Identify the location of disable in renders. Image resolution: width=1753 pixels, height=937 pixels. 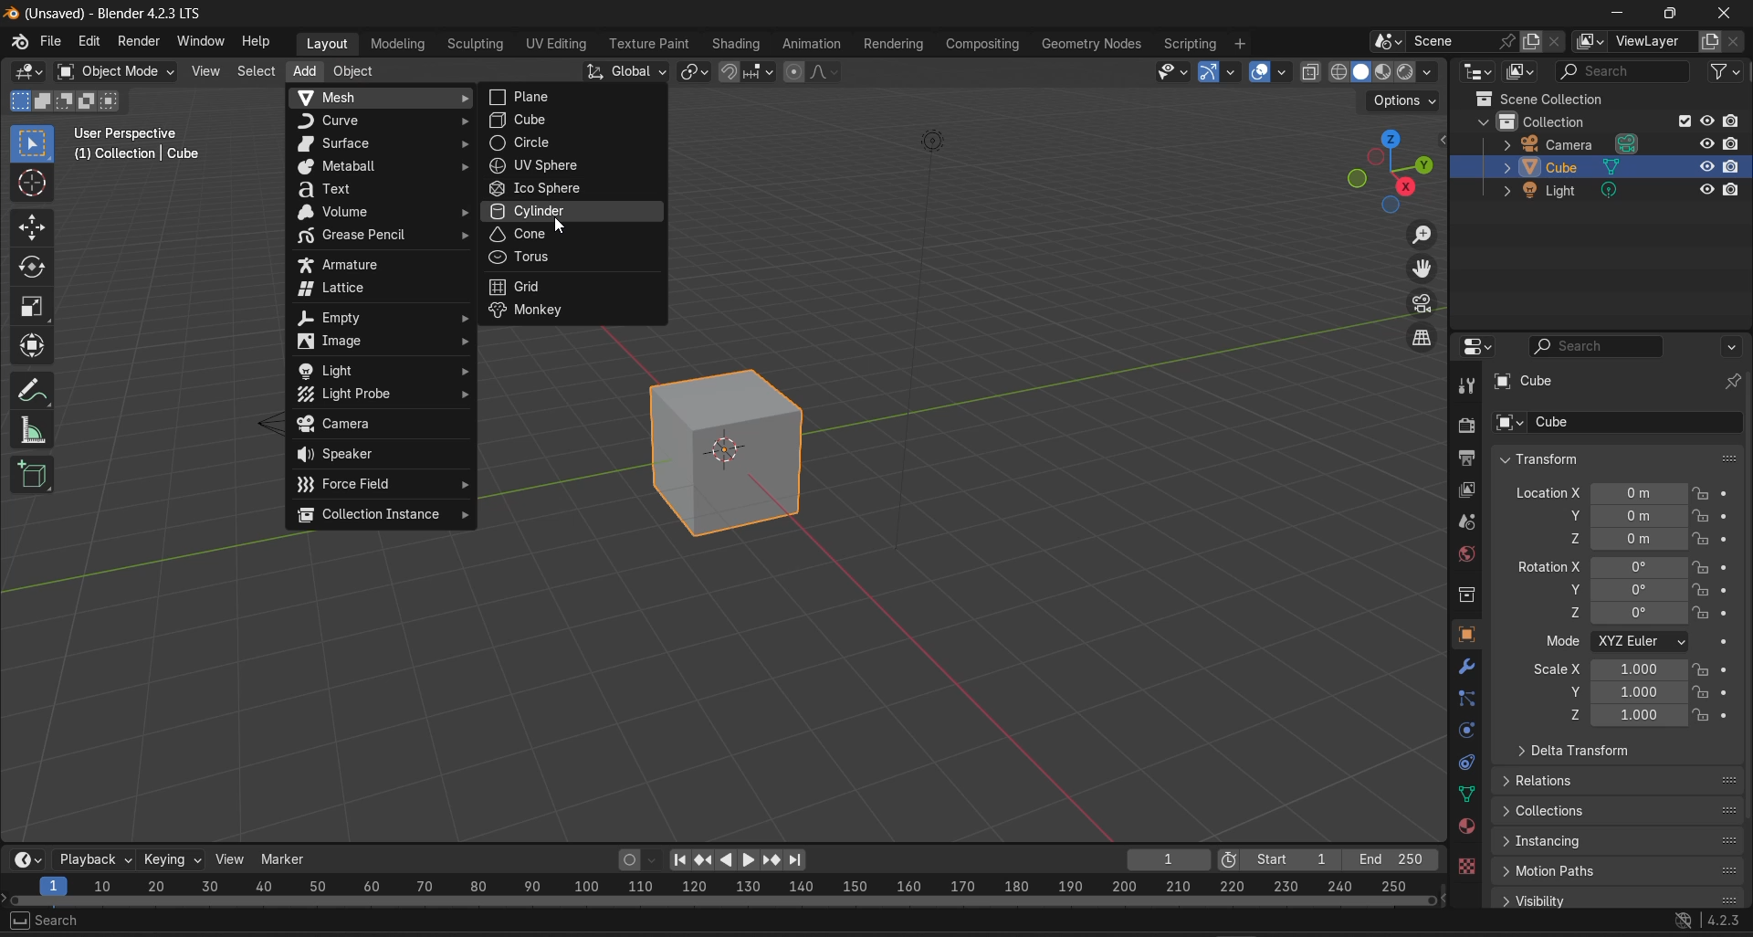
(1734, 121).